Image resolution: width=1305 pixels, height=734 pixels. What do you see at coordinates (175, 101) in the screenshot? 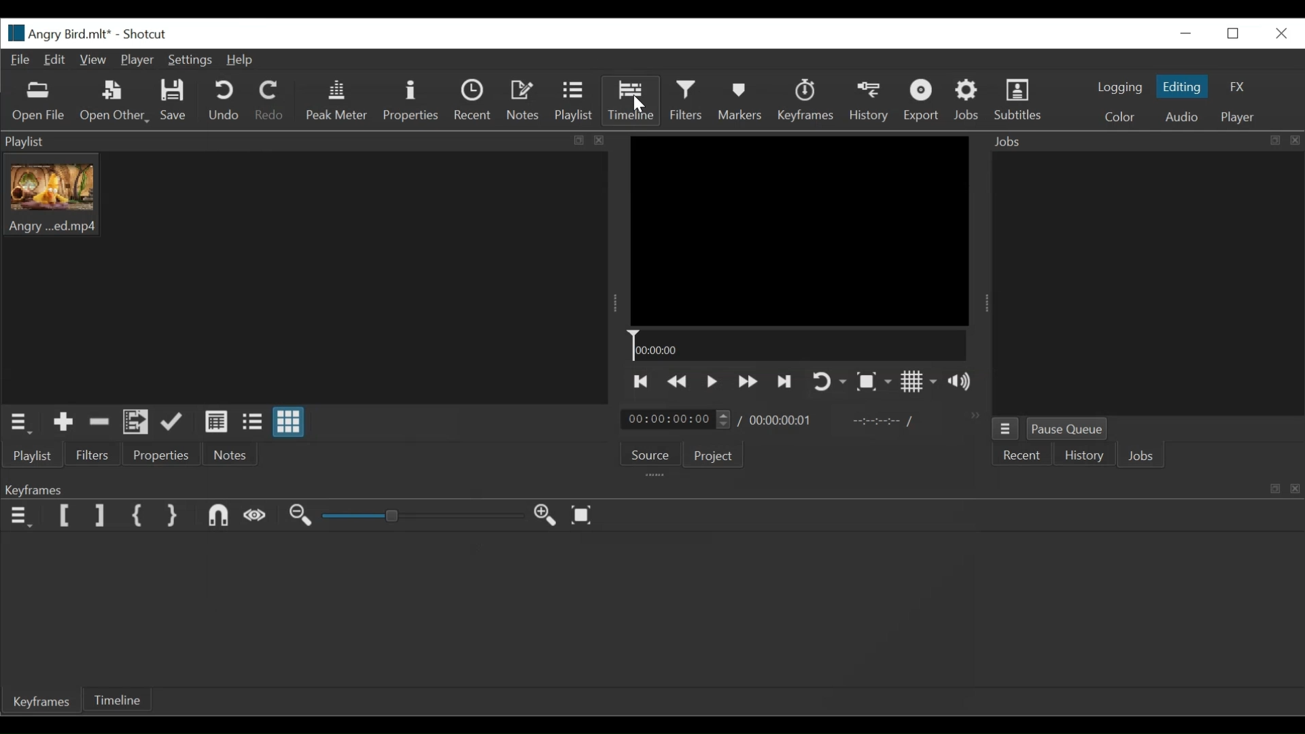
I see `Save` at bounding box center [175, 101].